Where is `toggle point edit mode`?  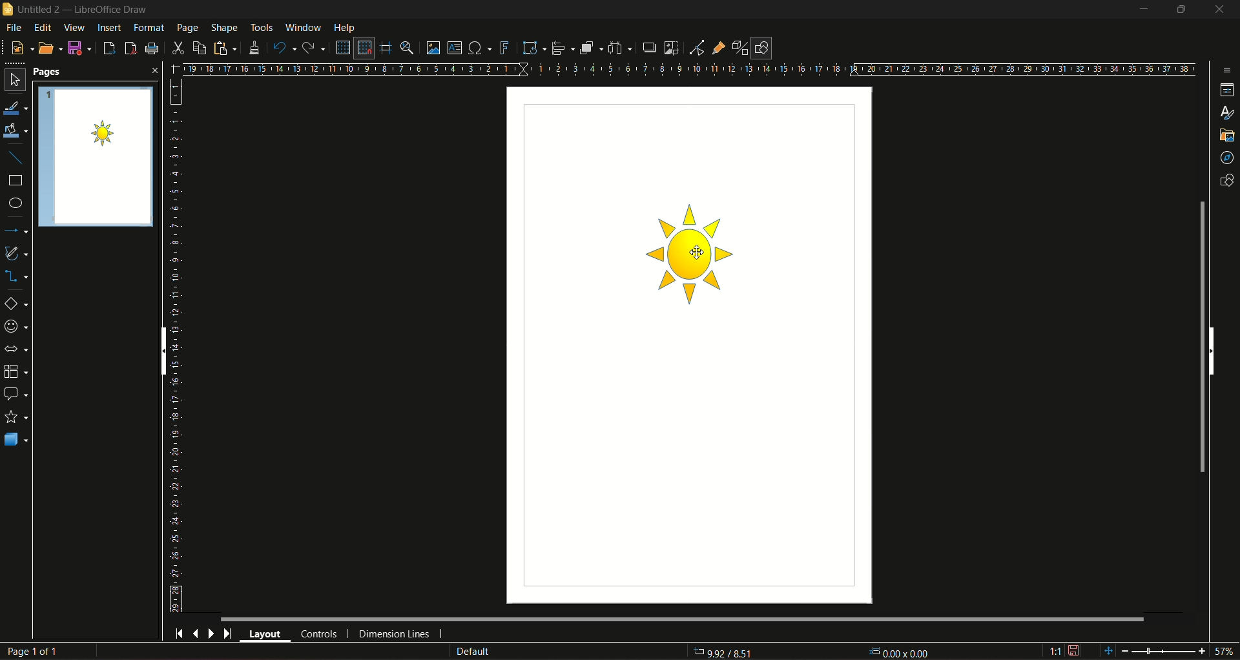
toggle point edit mode is located at coordinates (699, 48).